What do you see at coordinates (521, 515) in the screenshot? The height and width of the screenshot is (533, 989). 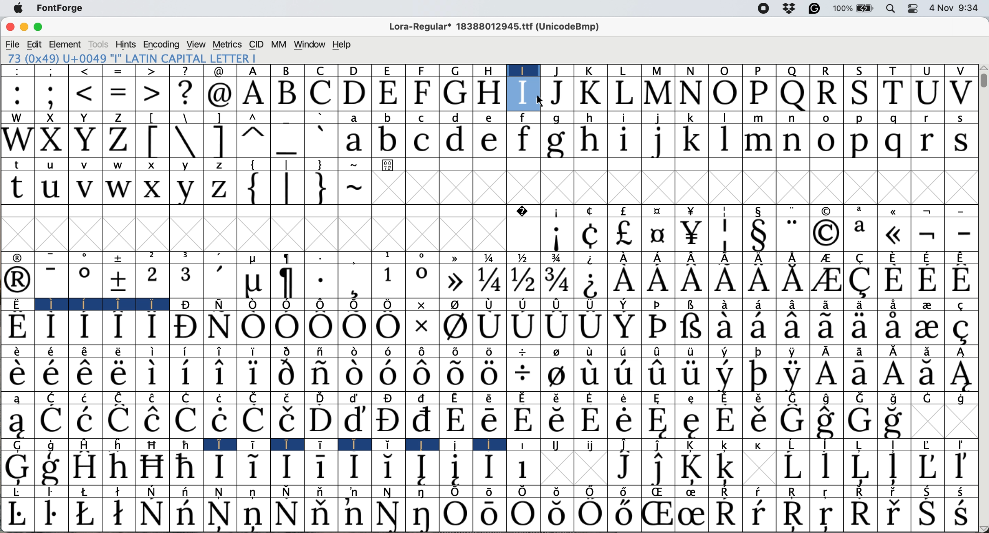 I see `Symbol` at bounding box center [521, 515].